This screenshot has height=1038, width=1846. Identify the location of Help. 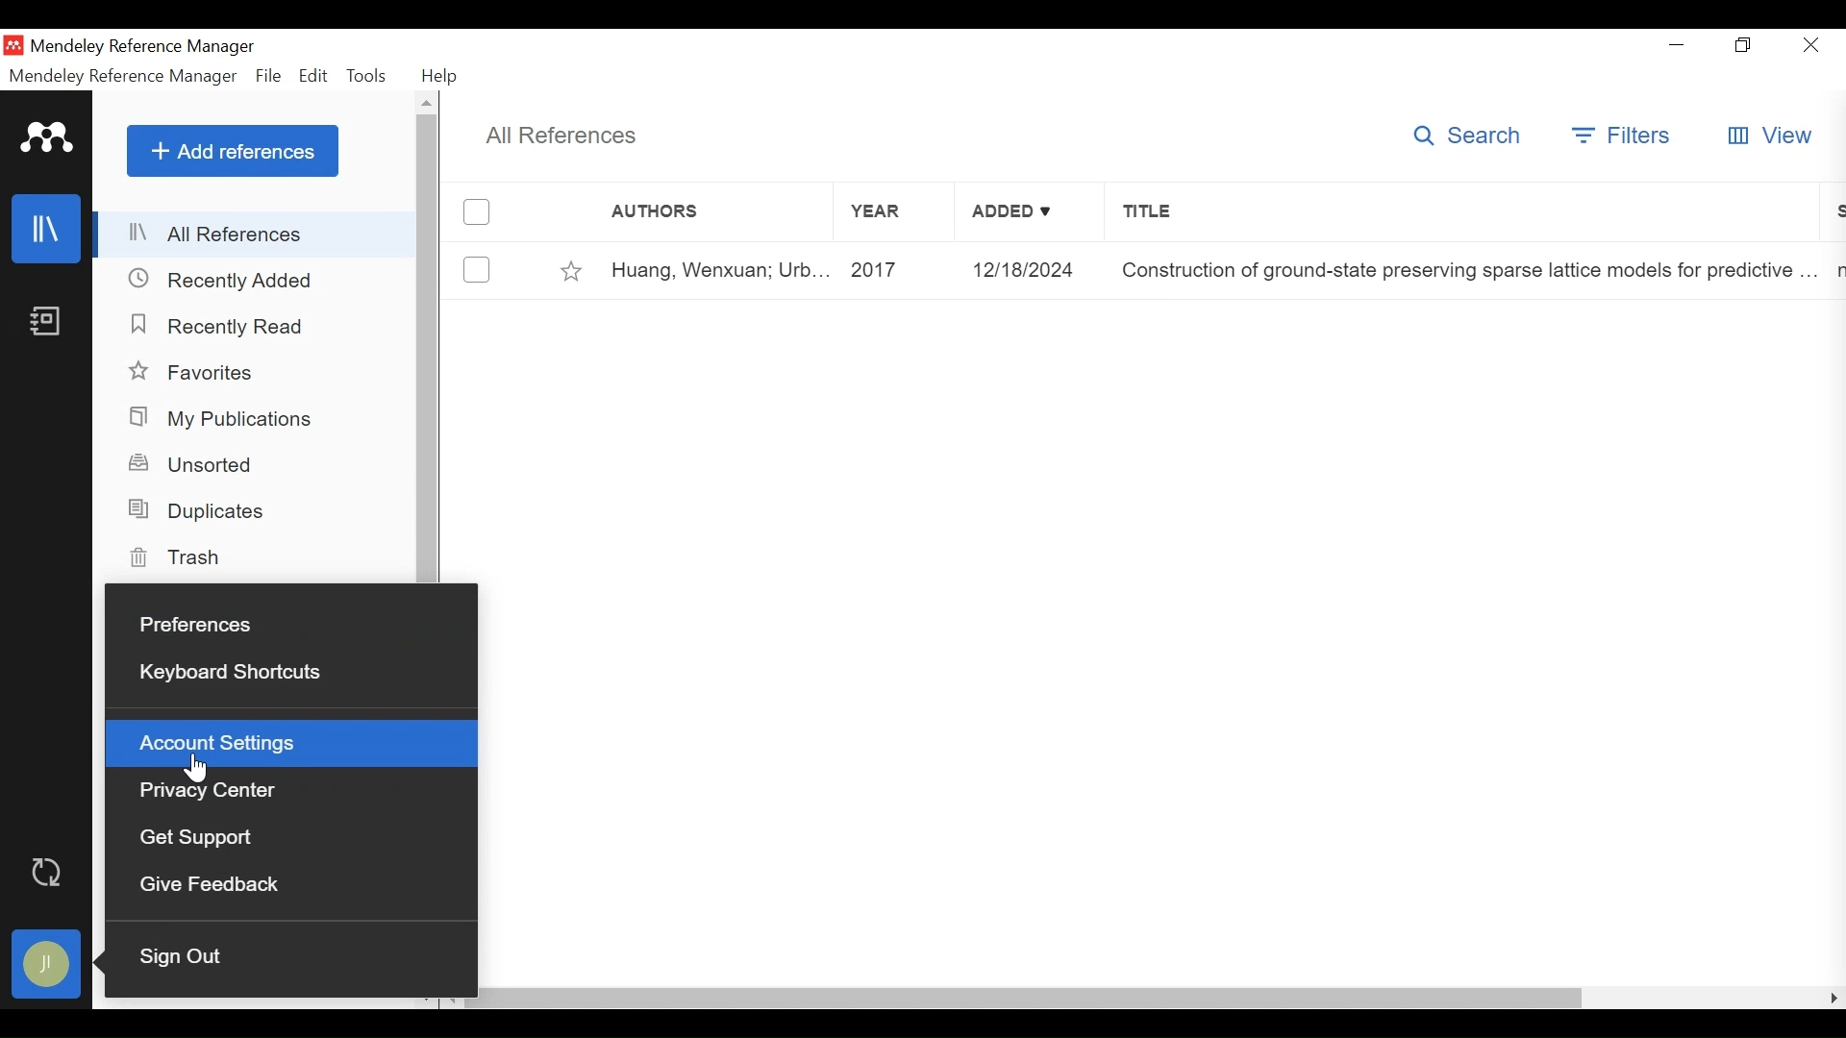
(441, 76).